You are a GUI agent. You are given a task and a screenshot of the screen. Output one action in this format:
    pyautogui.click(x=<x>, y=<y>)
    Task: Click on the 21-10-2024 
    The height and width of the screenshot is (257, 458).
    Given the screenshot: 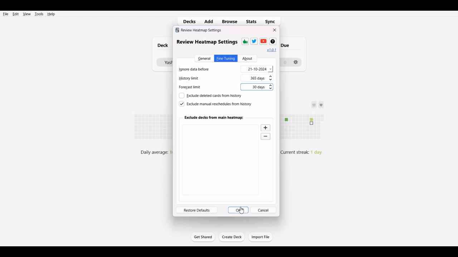 What is the action you would take?
    pyautogui.click(x=257, y=69)
    